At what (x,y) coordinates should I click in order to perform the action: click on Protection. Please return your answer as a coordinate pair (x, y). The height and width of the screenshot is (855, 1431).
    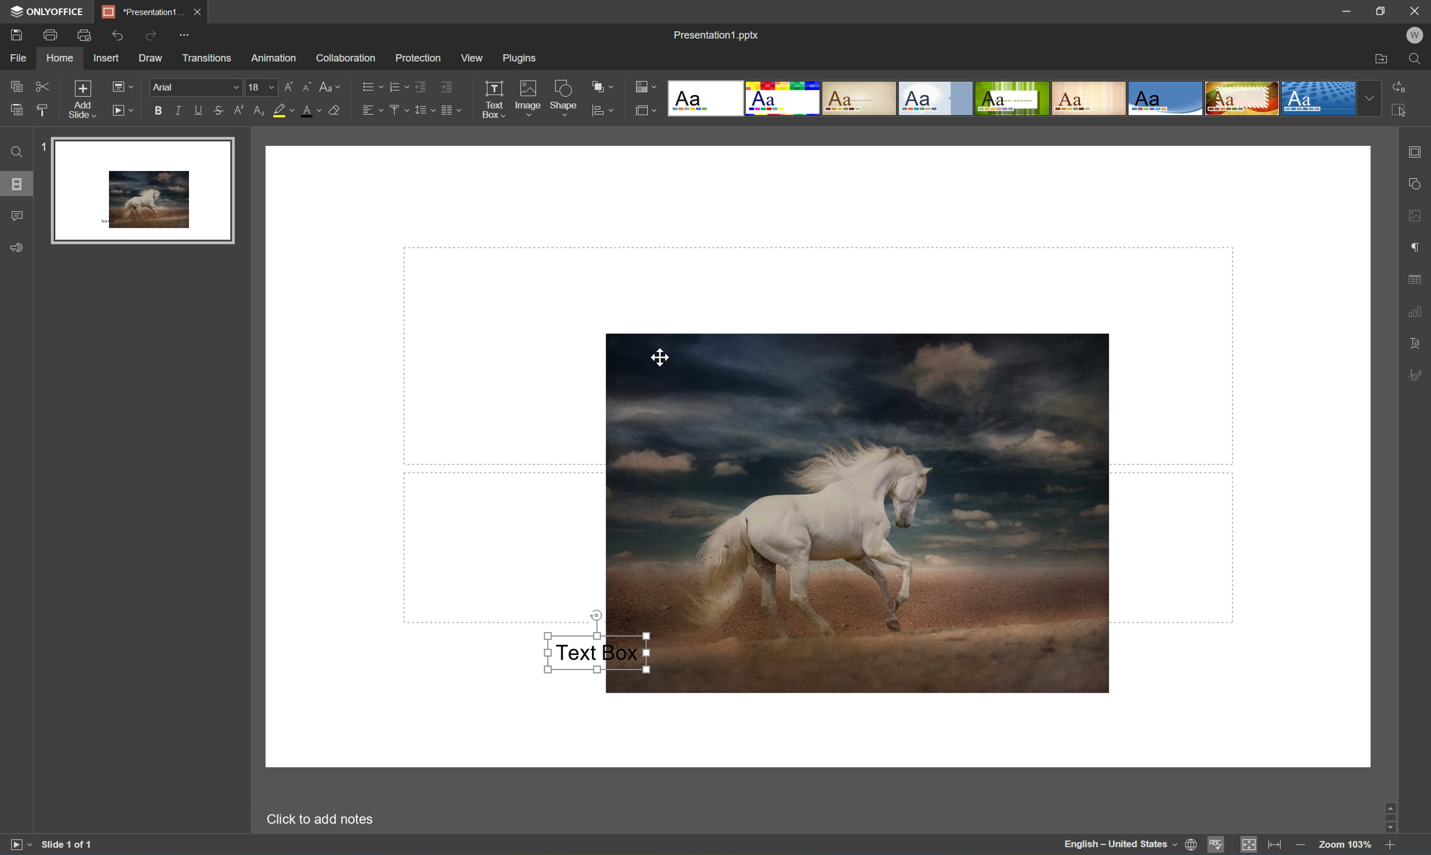
    Looking at the image, I should click on (418, 58).